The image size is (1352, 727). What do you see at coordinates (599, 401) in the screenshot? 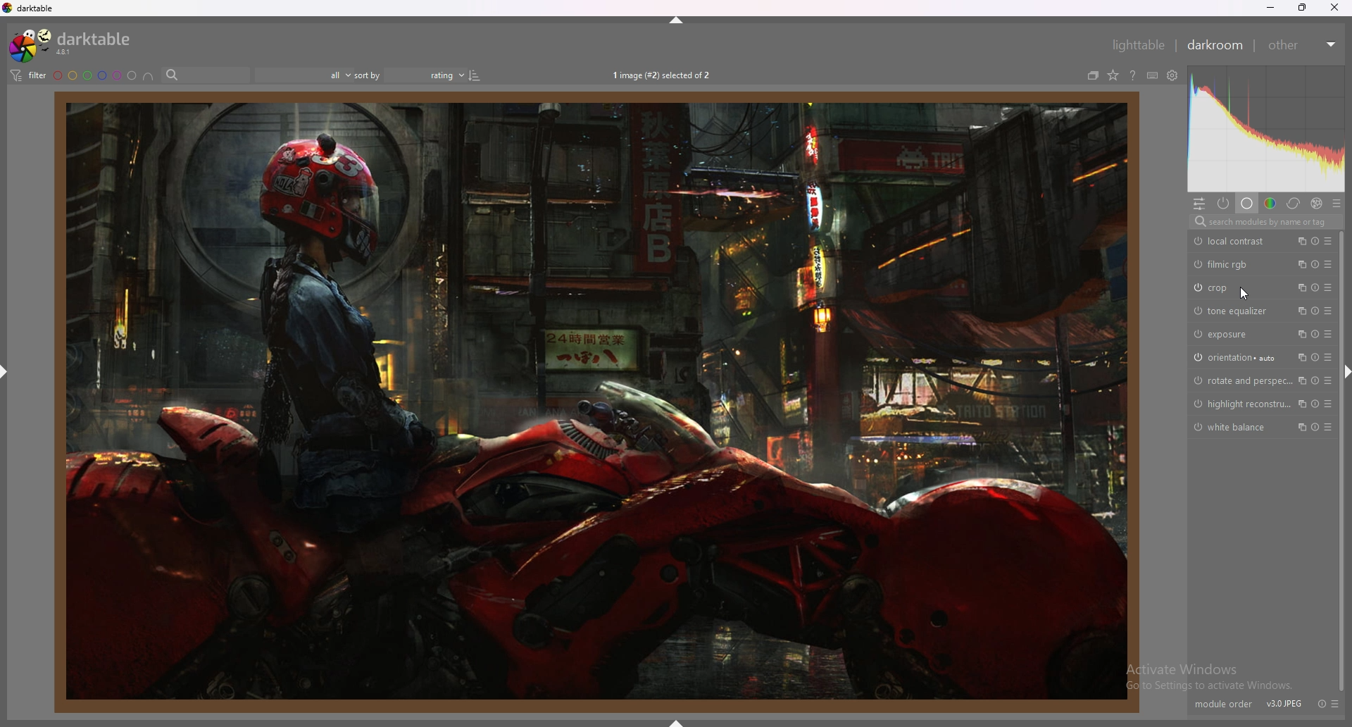
I see `person sitting on bike in a factory` at bounding box center [599, 401].